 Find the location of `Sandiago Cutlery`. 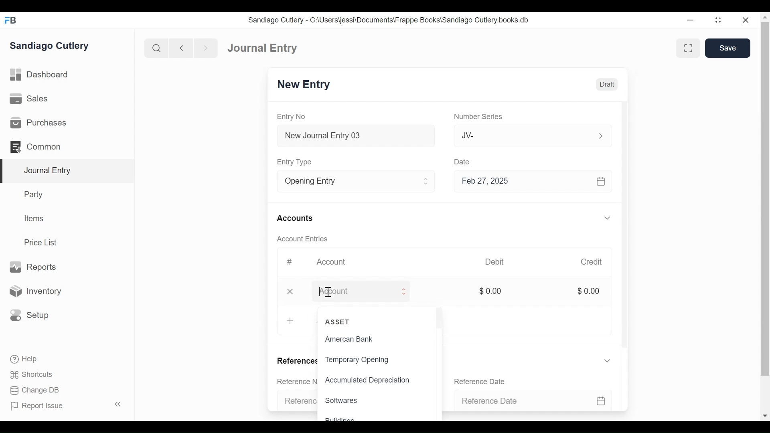

Sandiago Cutlery is located at coordinates (49, 47).